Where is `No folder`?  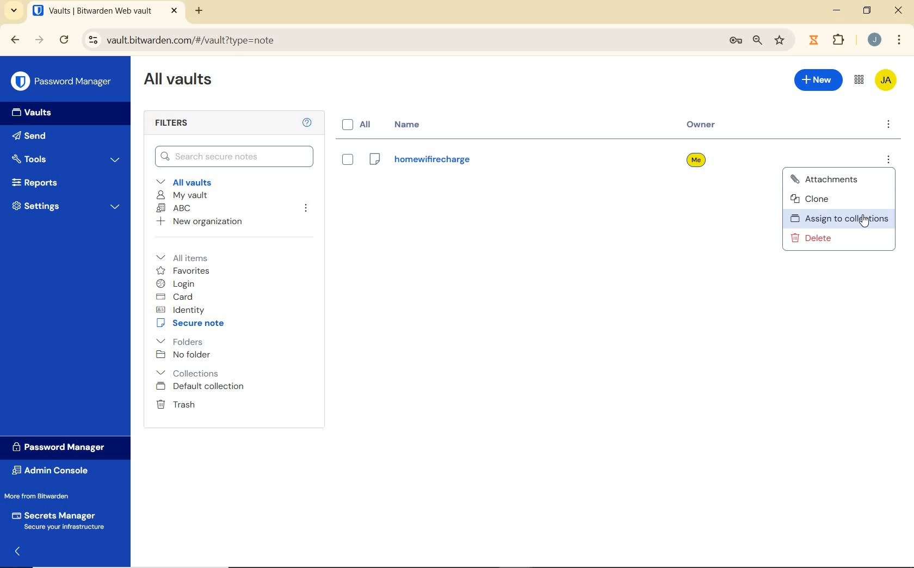
No folder is located at coordinates (183, 355).